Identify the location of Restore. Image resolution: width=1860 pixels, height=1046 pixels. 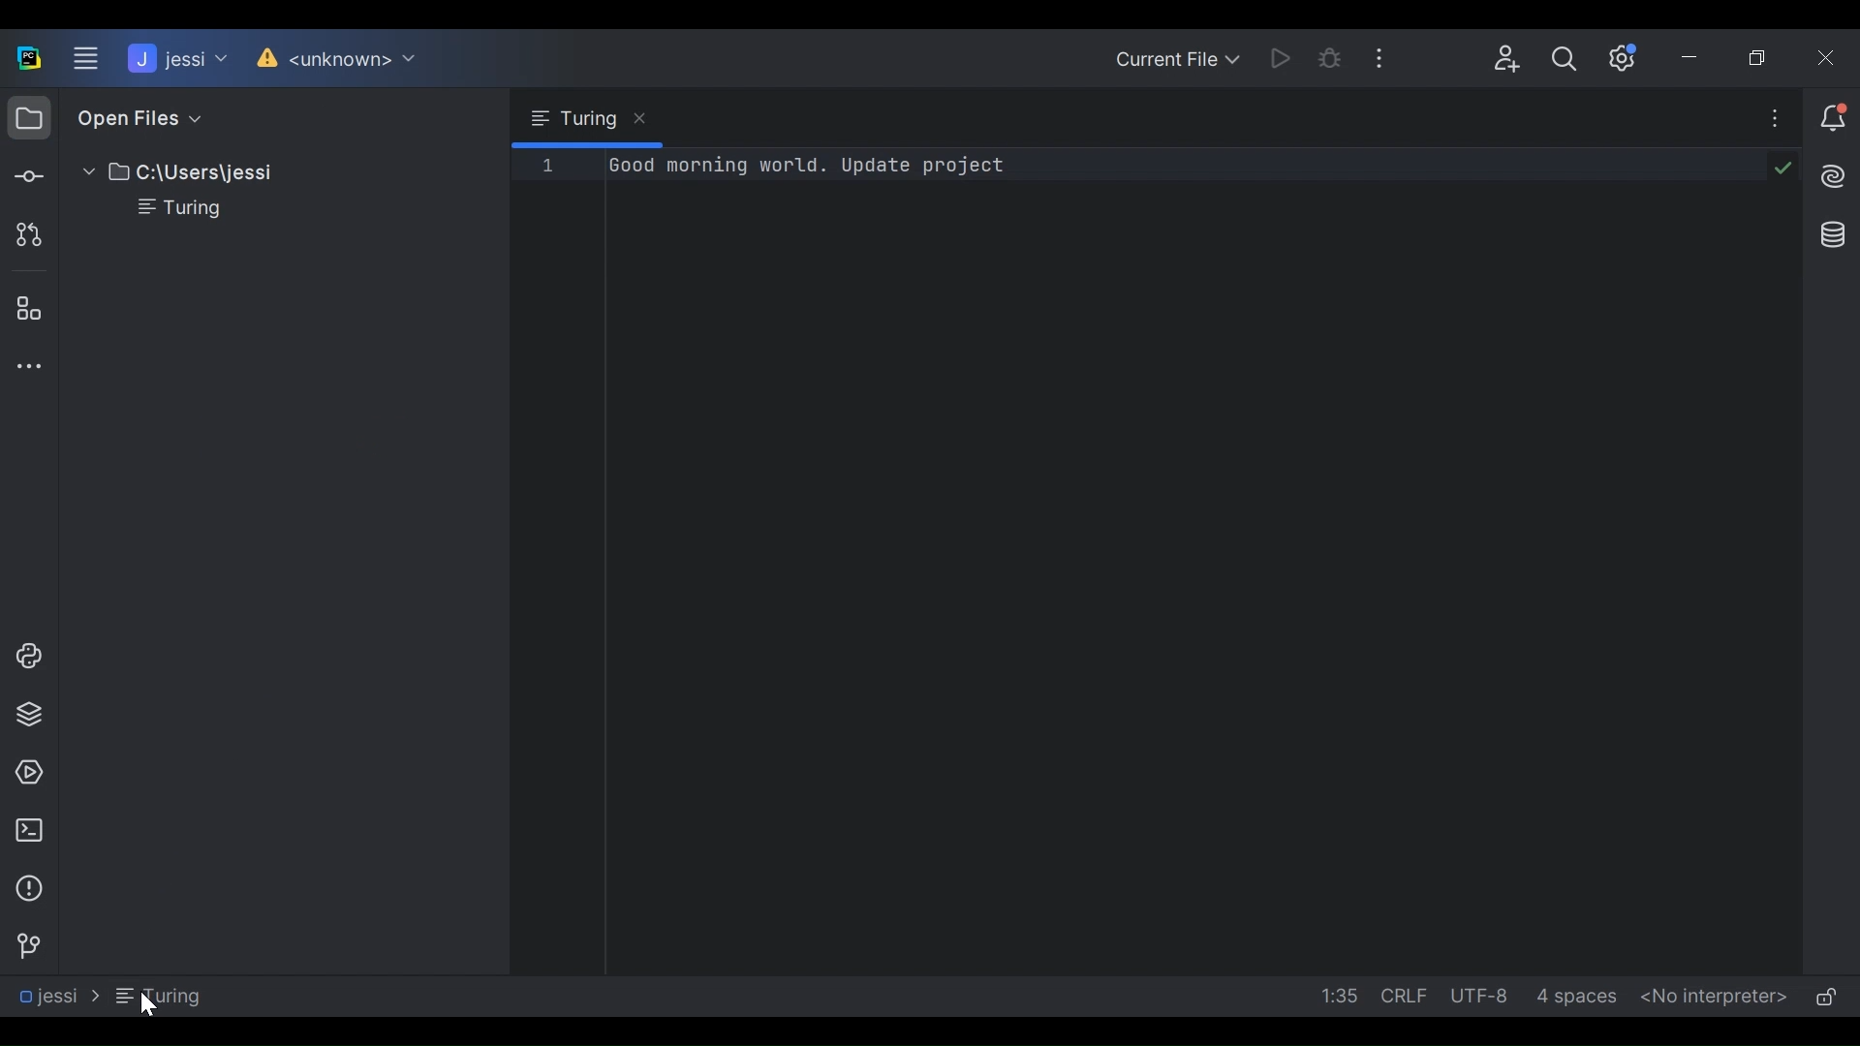
(1763, 57).